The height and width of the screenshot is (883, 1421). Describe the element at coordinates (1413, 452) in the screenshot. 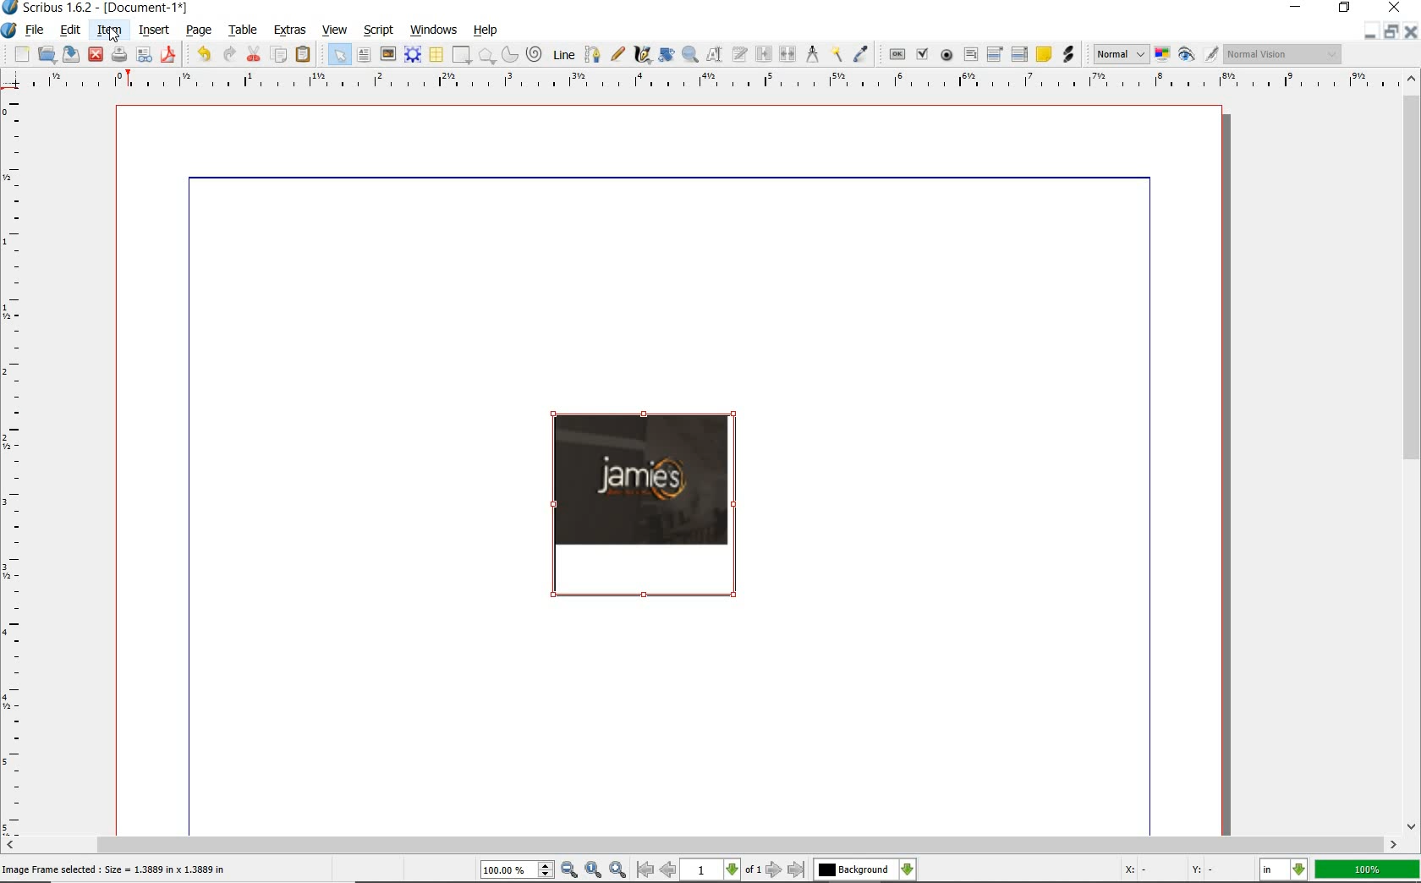

I see `scrollbar` at that location.